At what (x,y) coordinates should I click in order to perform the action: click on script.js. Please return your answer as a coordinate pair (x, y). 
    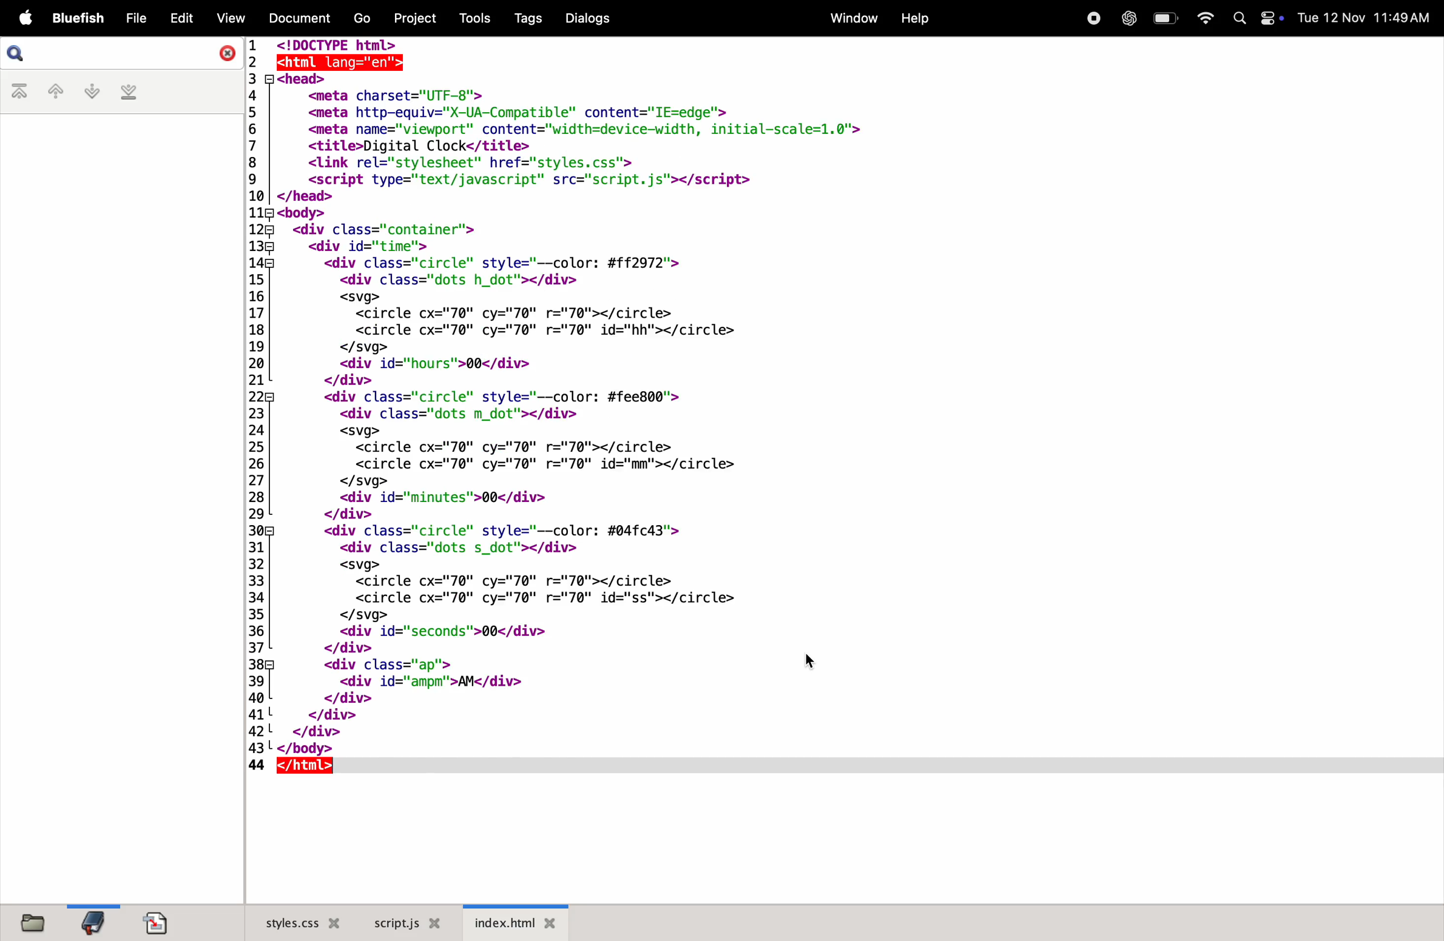
    Looking at the image, I should click on (407, 923).